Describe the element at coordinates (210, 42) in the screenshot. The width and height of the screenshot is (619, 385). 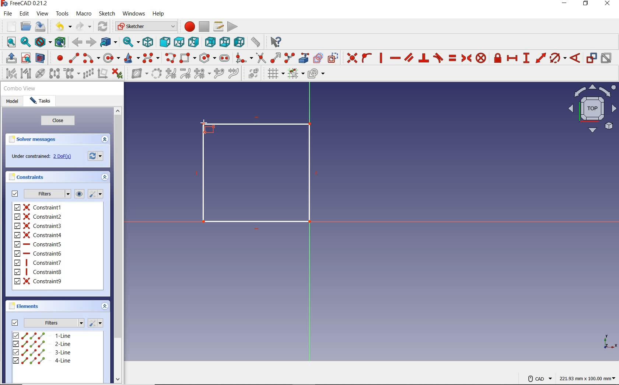
I see `rear` at that location.